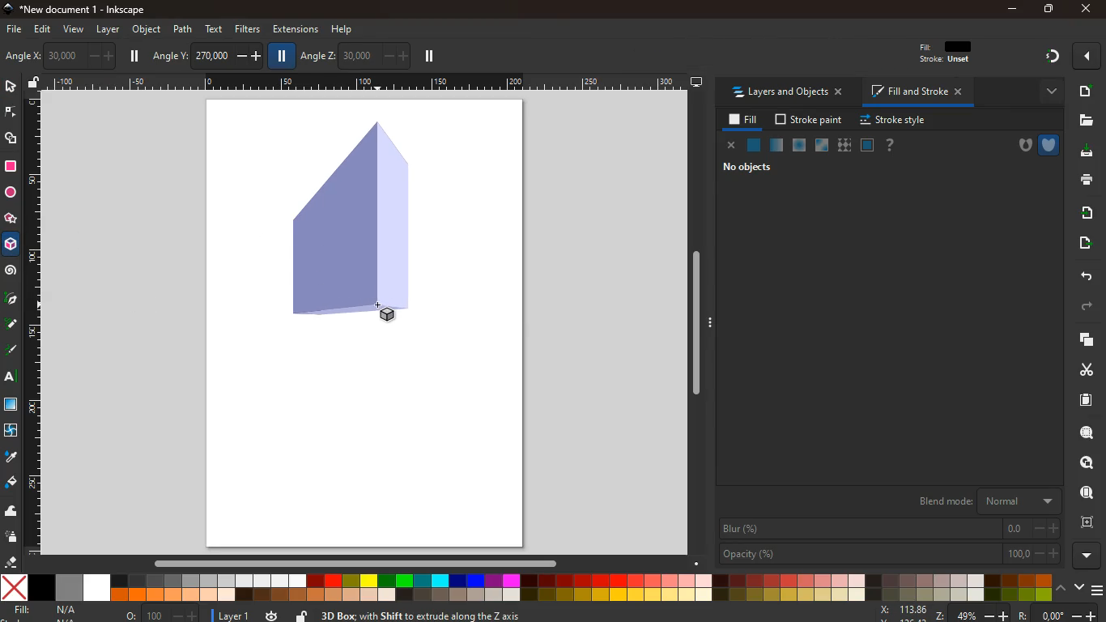 This screenshot has height=622, width=1106. I want to click on layer, so click(231, 614).